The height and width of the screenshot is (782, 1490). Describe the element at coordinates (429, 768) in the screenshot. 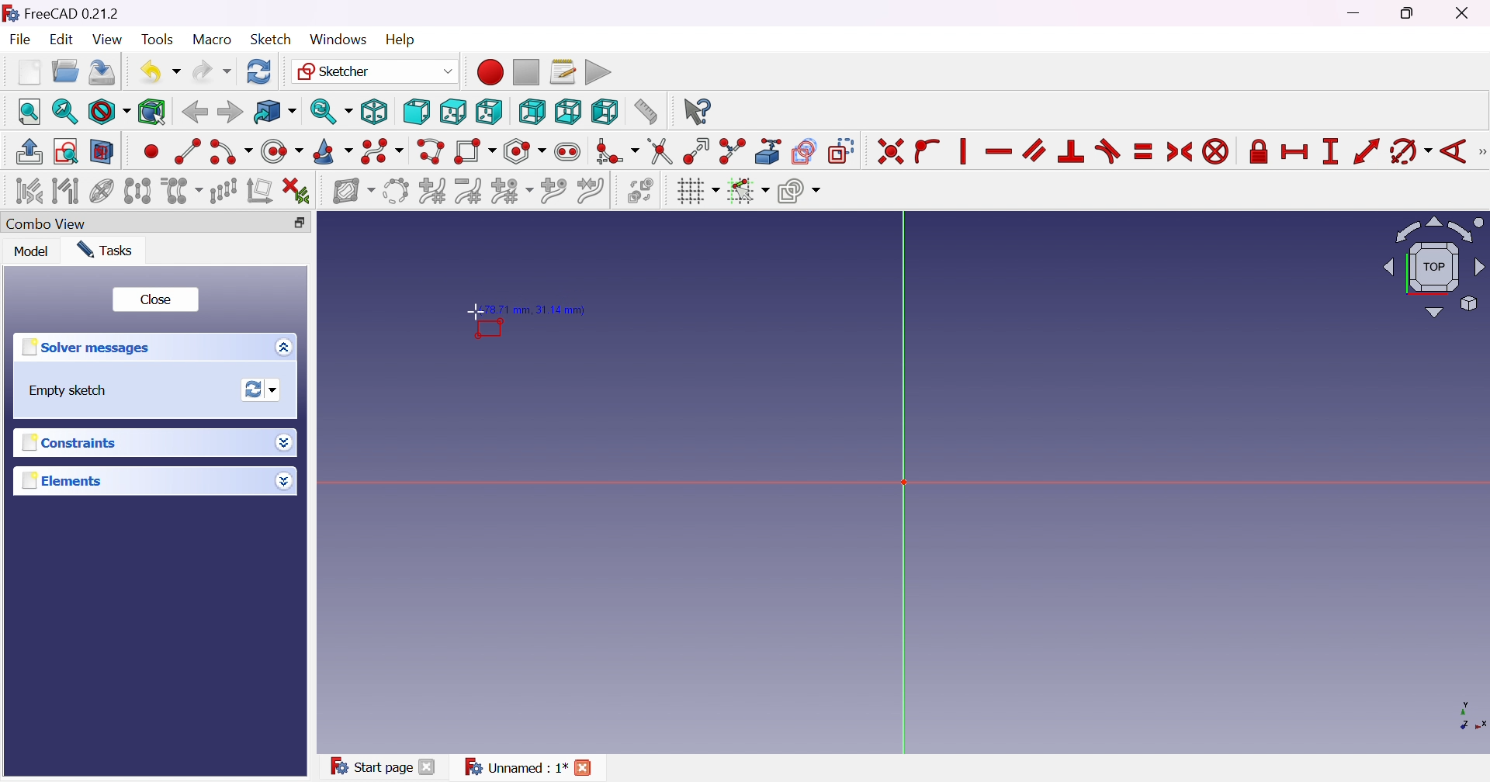

I see `Close` at that location.